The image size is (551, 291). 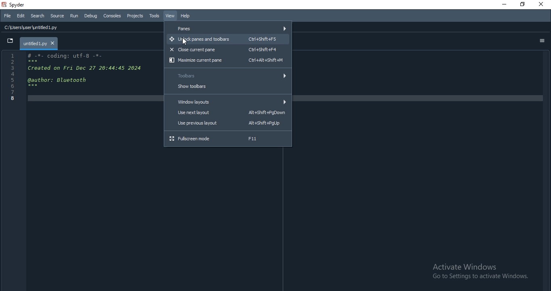 I want to click on unlock panes and windows, so click(x=228, y=39).